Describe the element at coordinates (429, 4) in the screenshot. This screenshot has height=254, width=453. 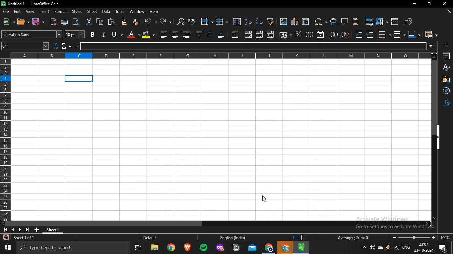
I see `restore down` at that location.